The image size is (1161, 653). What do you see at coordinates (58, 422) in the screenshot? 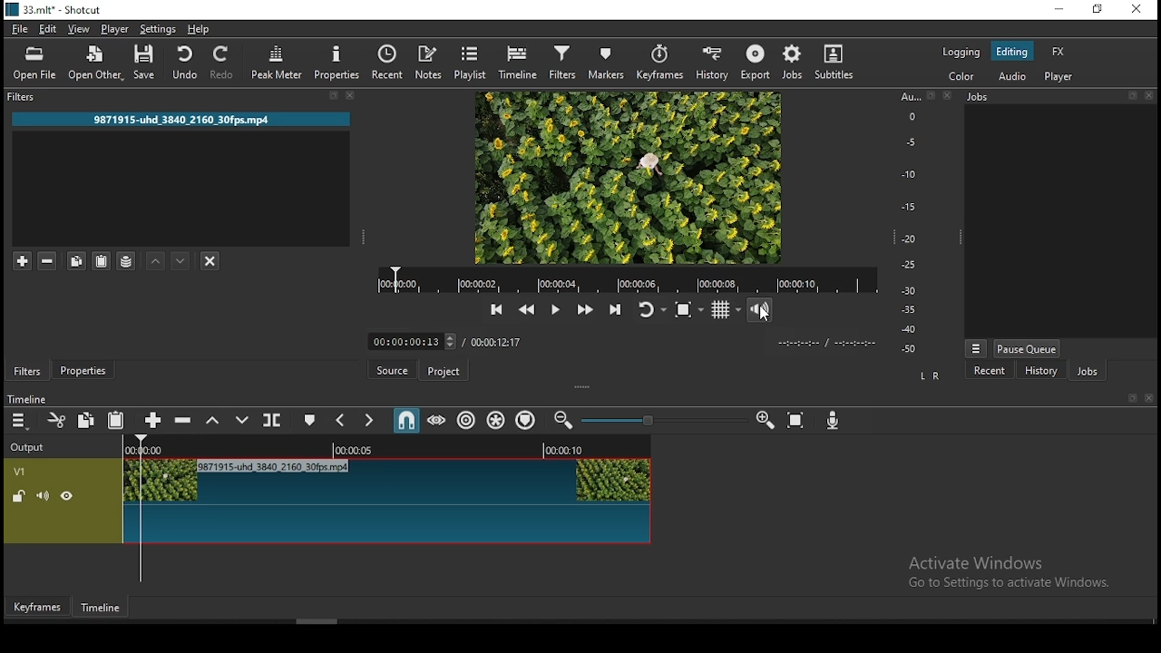
I see `cut` at bounding box center [58, 422].